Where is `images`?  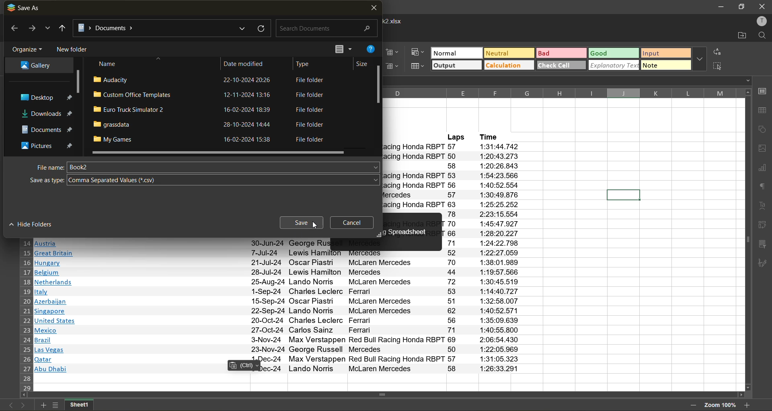 images is located at coordinates (762, 149).